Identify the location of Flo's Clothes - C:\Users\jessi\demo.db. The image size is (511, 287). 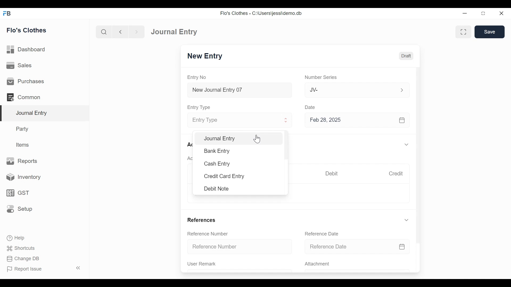
(262, 13).